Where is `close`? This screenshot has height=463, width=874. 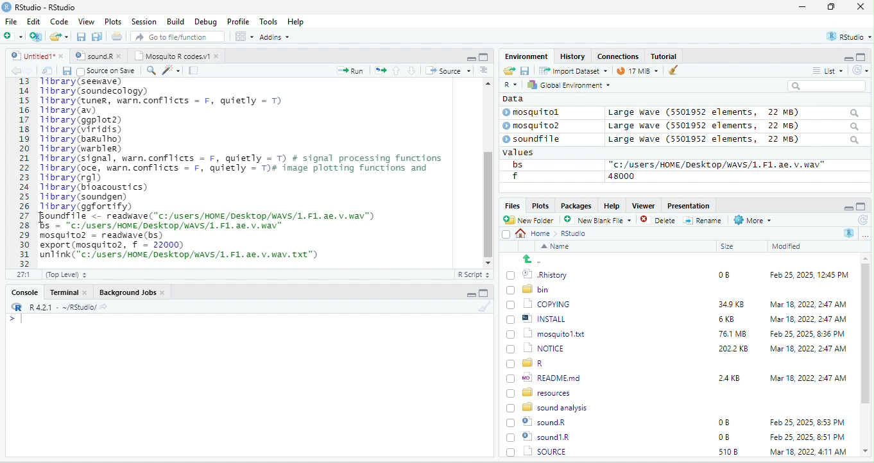 close is located at coordinates (861, 8).